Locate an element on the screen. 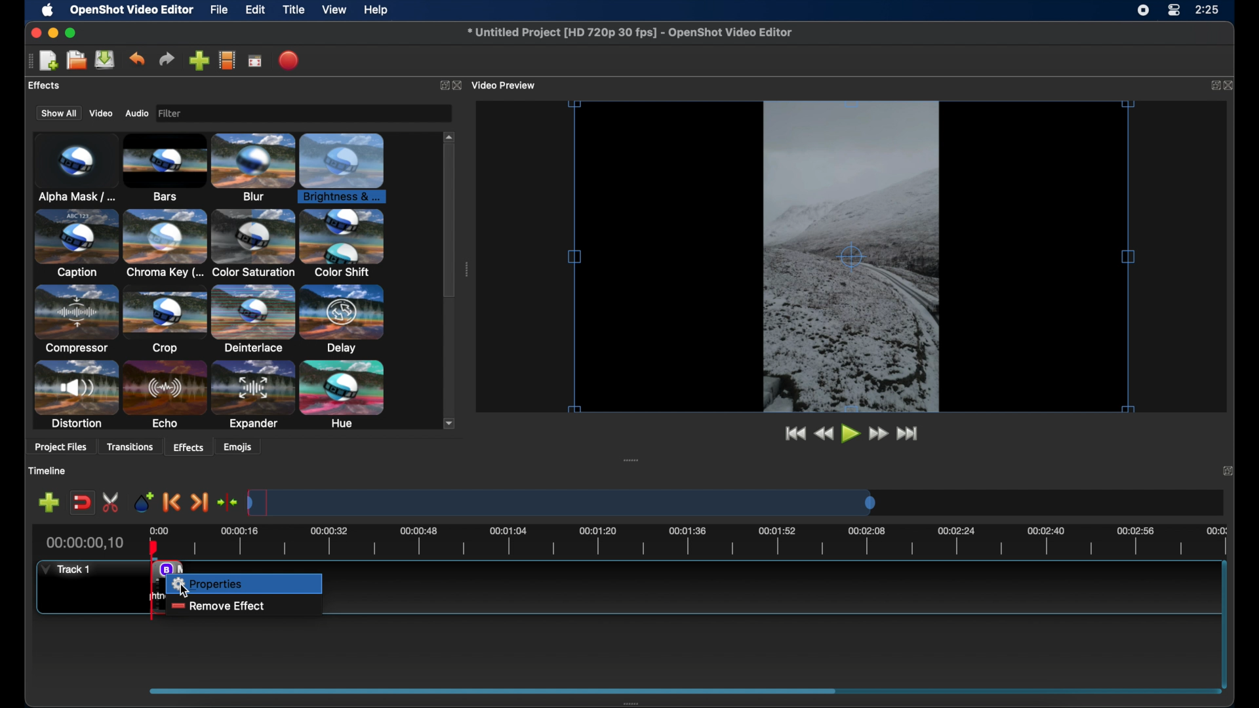 This screenshot has height=708, width=1259. timeline scale is located at coordinates (561, 501).